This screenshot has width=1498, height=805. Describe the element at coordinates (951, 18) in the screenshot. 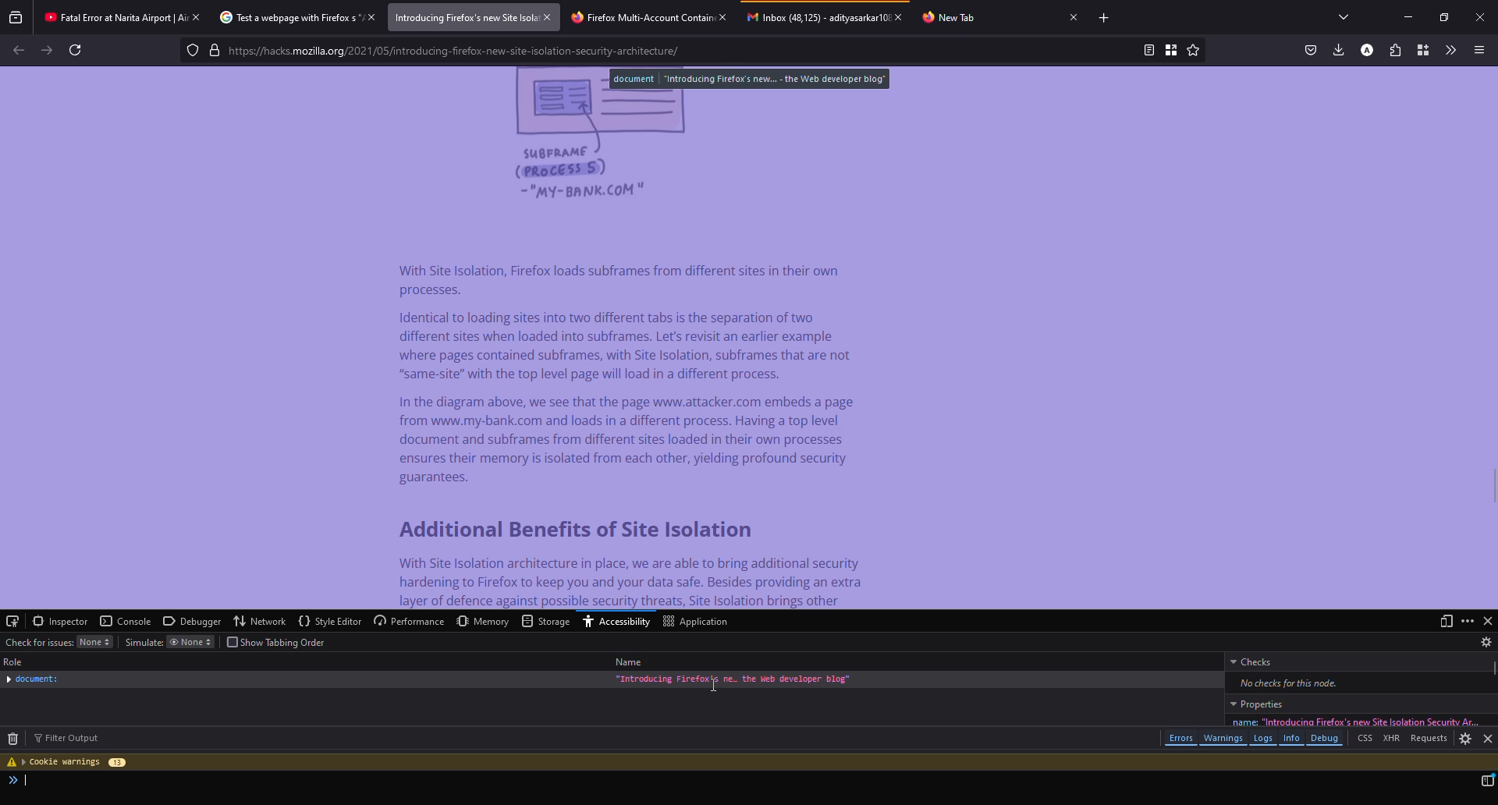

I see `tab` at that location.